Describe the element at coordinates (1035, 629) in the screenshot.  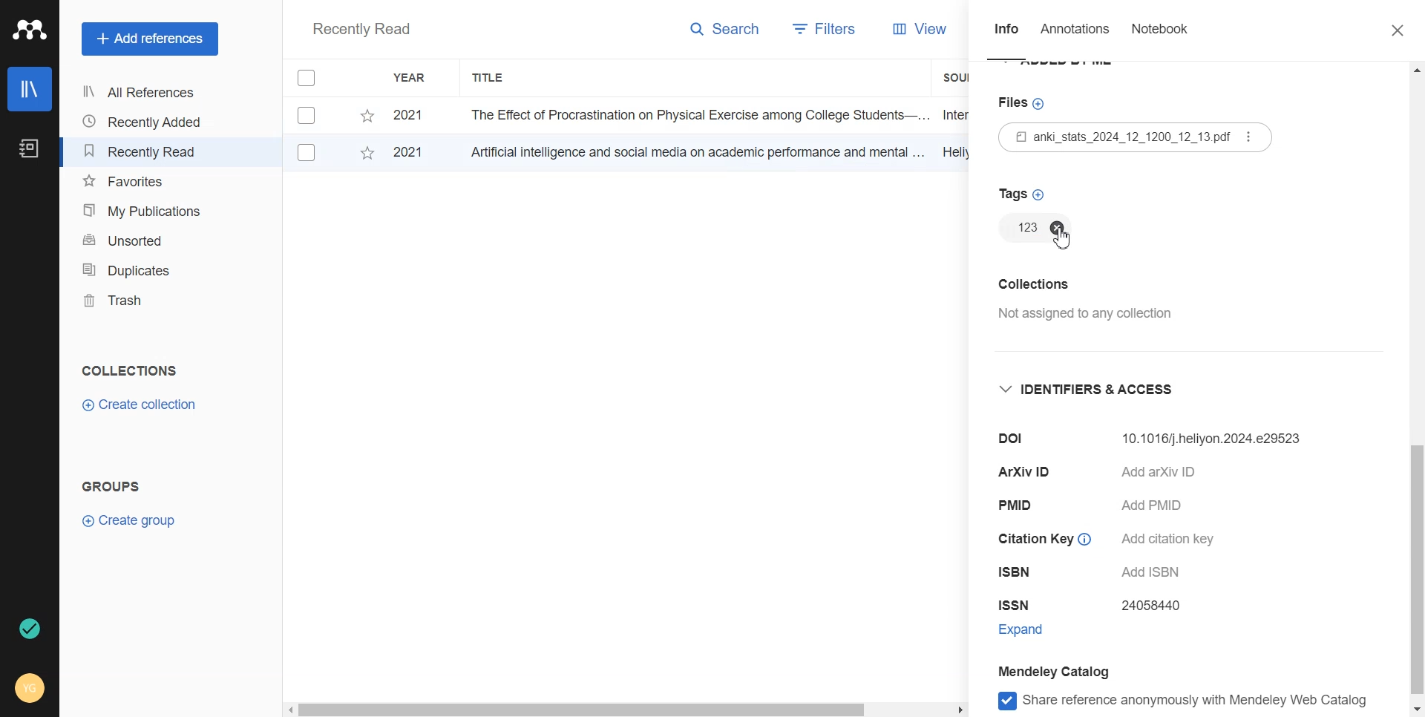
I see `Expand` at that location.